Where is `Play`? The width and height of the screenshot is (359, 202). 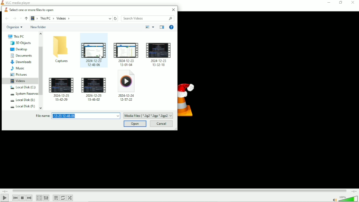
Play is located at coordinates (5, 198).